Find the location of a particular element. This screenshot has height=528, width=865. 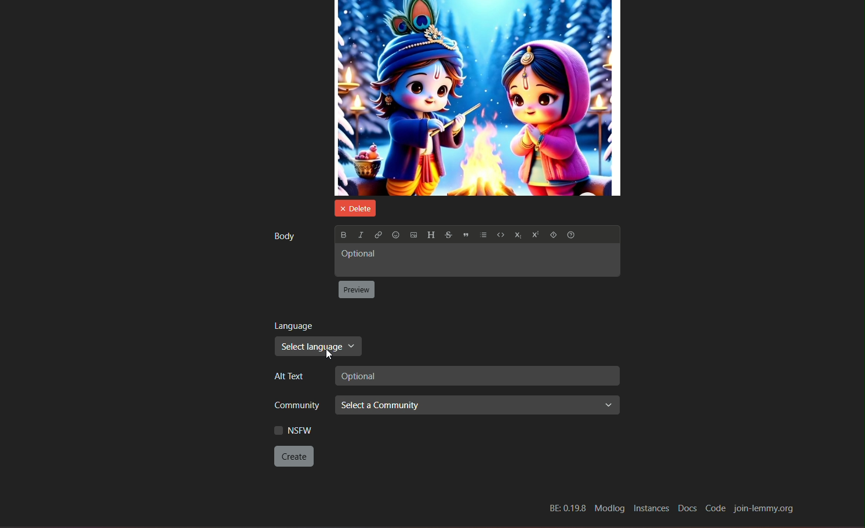

subscript is located at coordinates (517, 236).